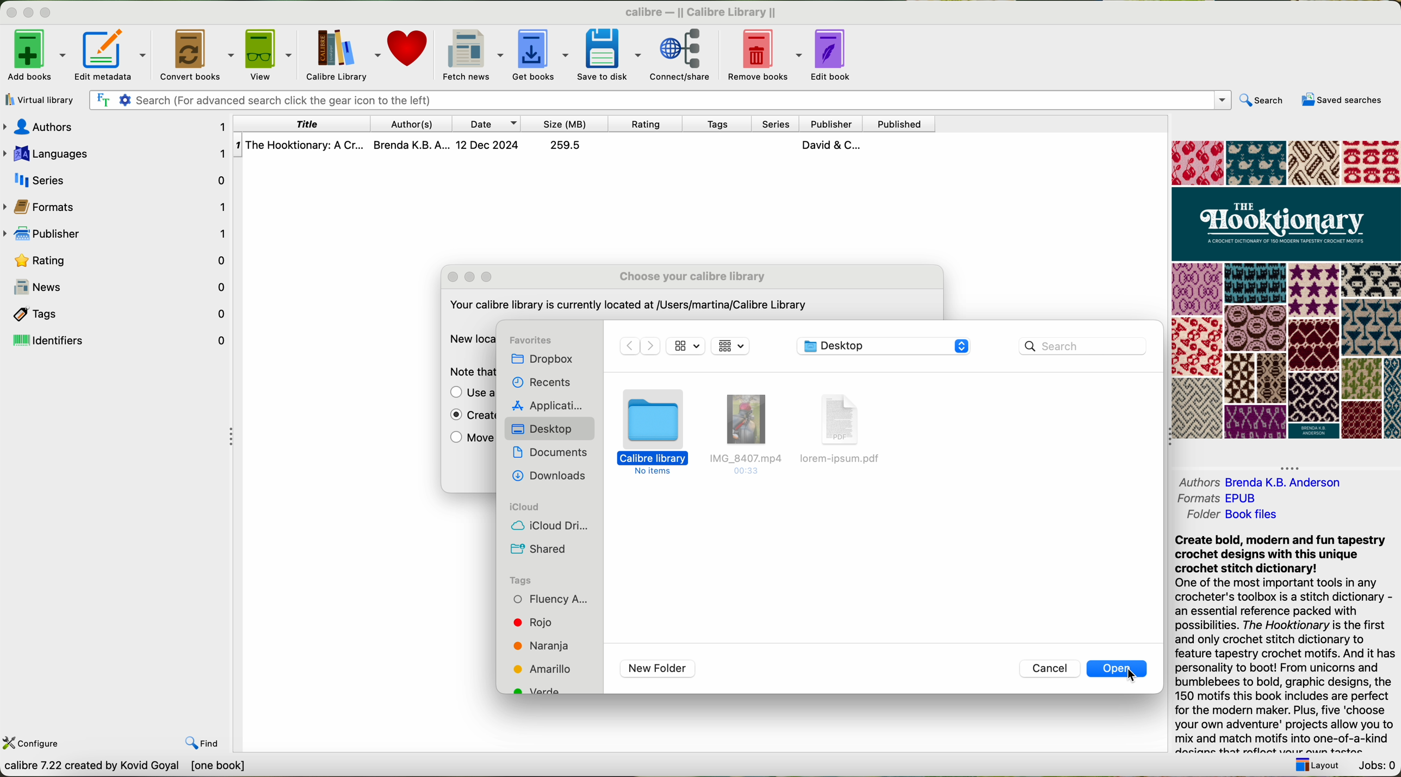  What do you see at coordinates (682, 55) in the screenshot?
I see `connect/share` at bounding box center [682, 55].